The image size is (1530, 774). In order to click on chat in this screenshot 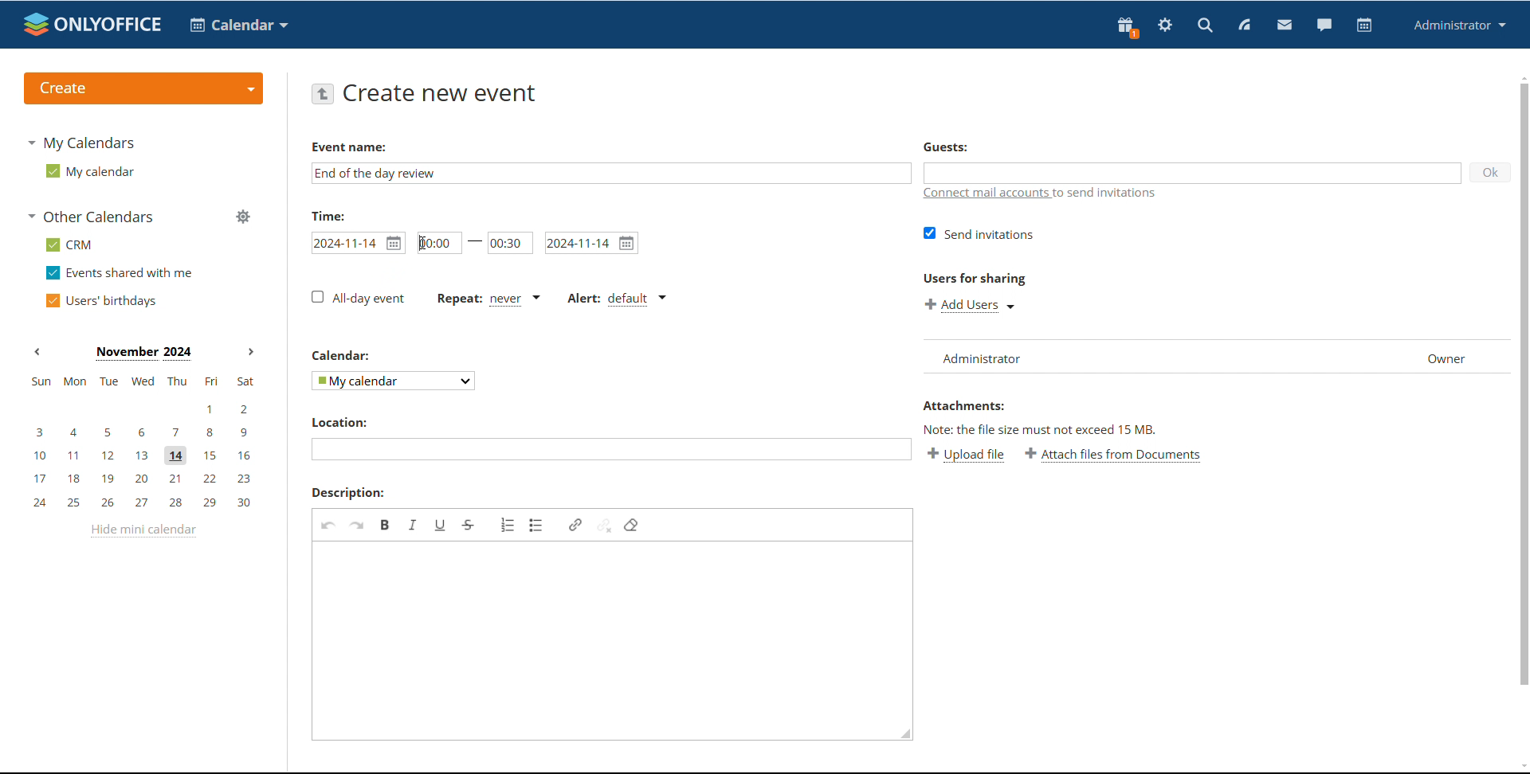, I will do `click(1324, 25)`.